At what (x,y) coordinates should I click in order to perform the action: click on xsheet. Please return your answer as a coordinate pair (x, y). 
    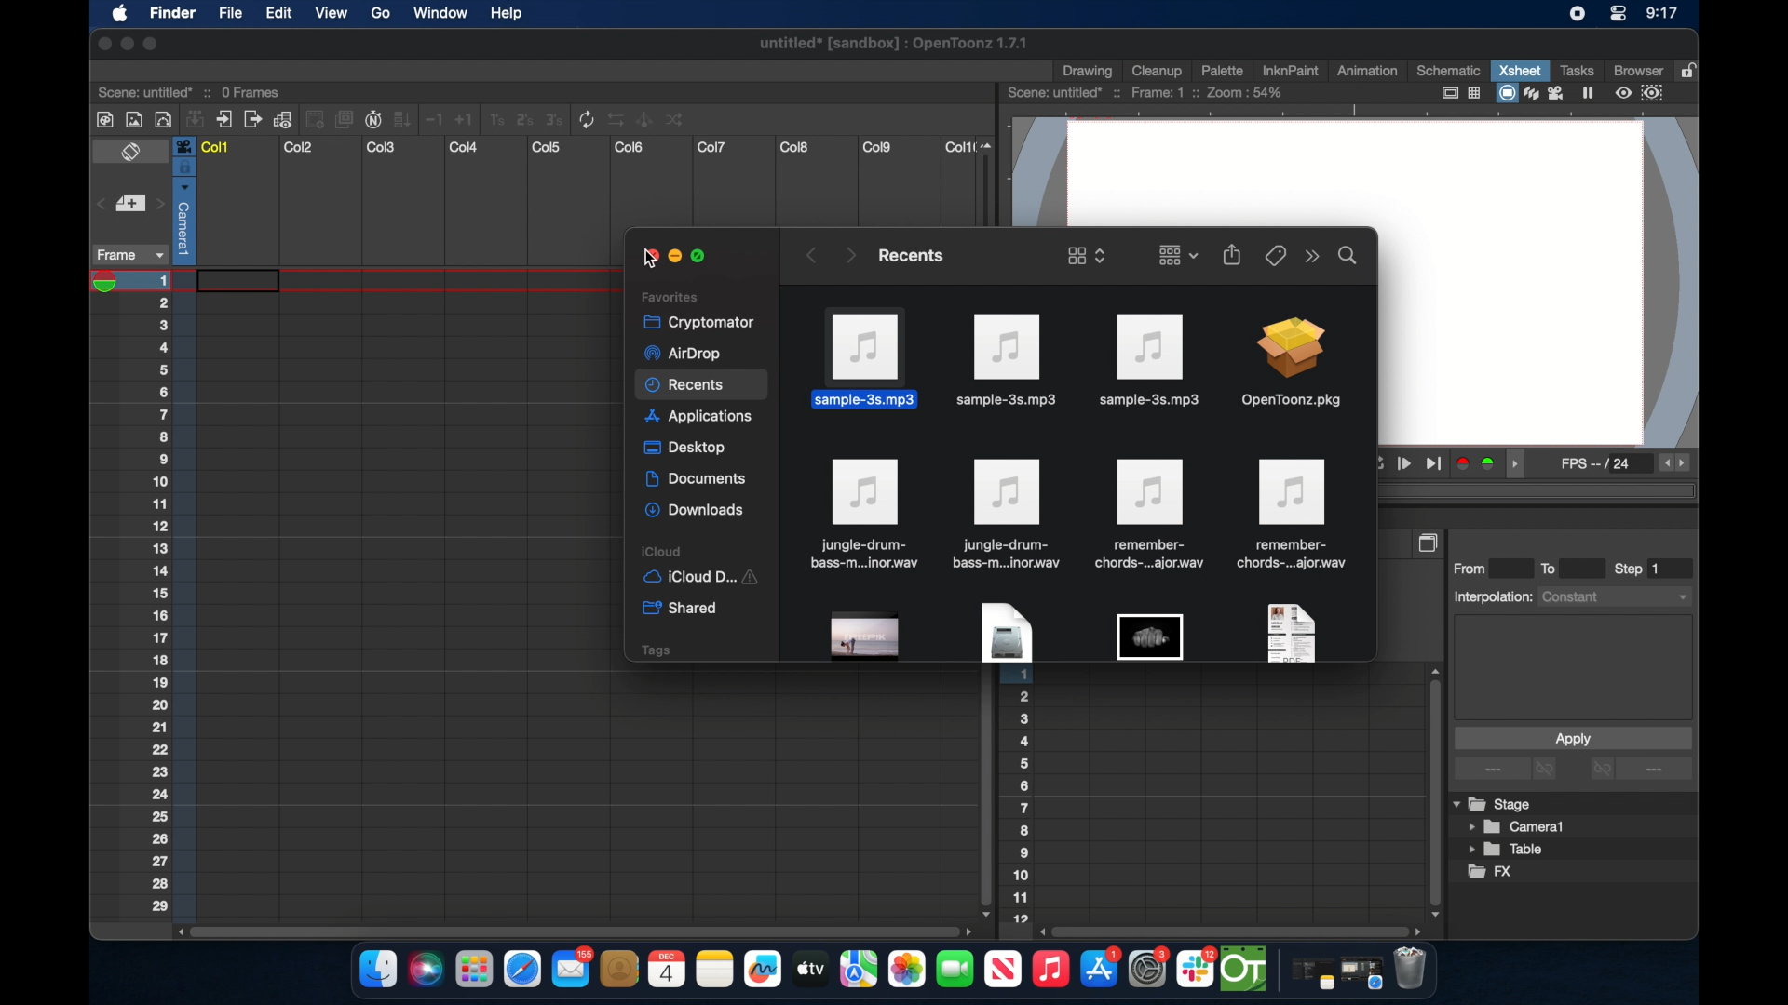
    Looking at the image, I should click on (1520, 70).